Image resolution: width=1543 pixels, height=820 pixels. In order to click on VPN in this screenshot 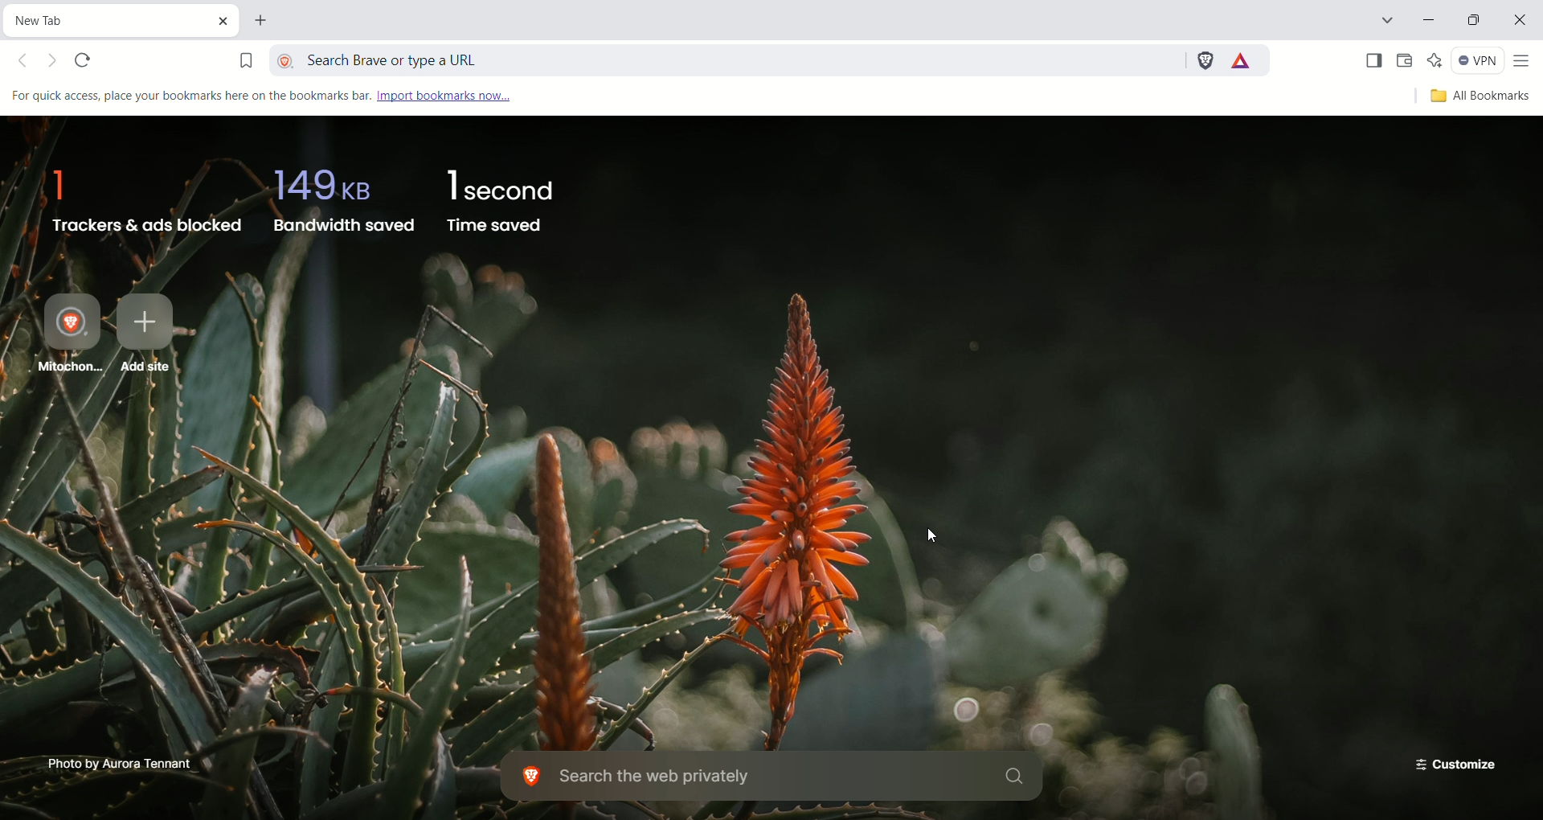, I will do `click(1479, 63)`.